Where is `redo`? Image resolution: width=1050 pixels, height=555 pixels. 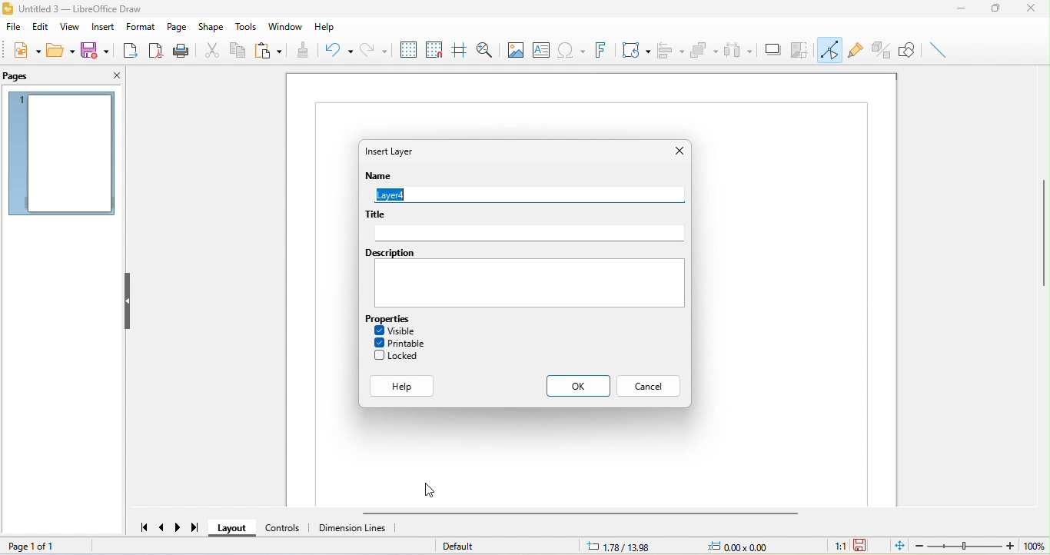 redo is located at coordinates (373, 48).